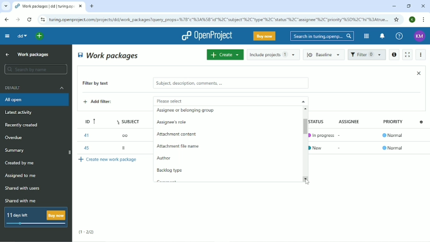 The height and width of the screenshot is (242, 430). I want to click on New tab, so click(92, 6).